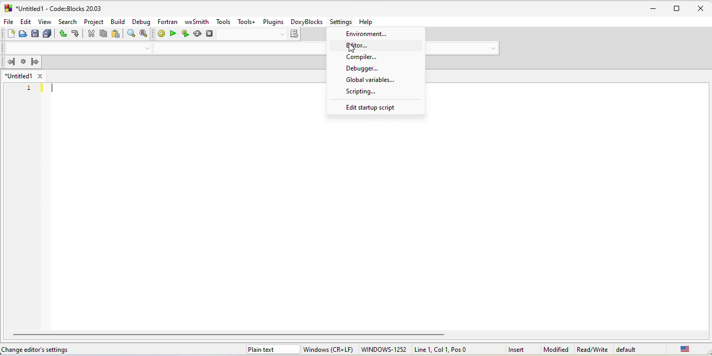 The image size is (712, 356). I want to click on untitled 1, so click(18, 76).